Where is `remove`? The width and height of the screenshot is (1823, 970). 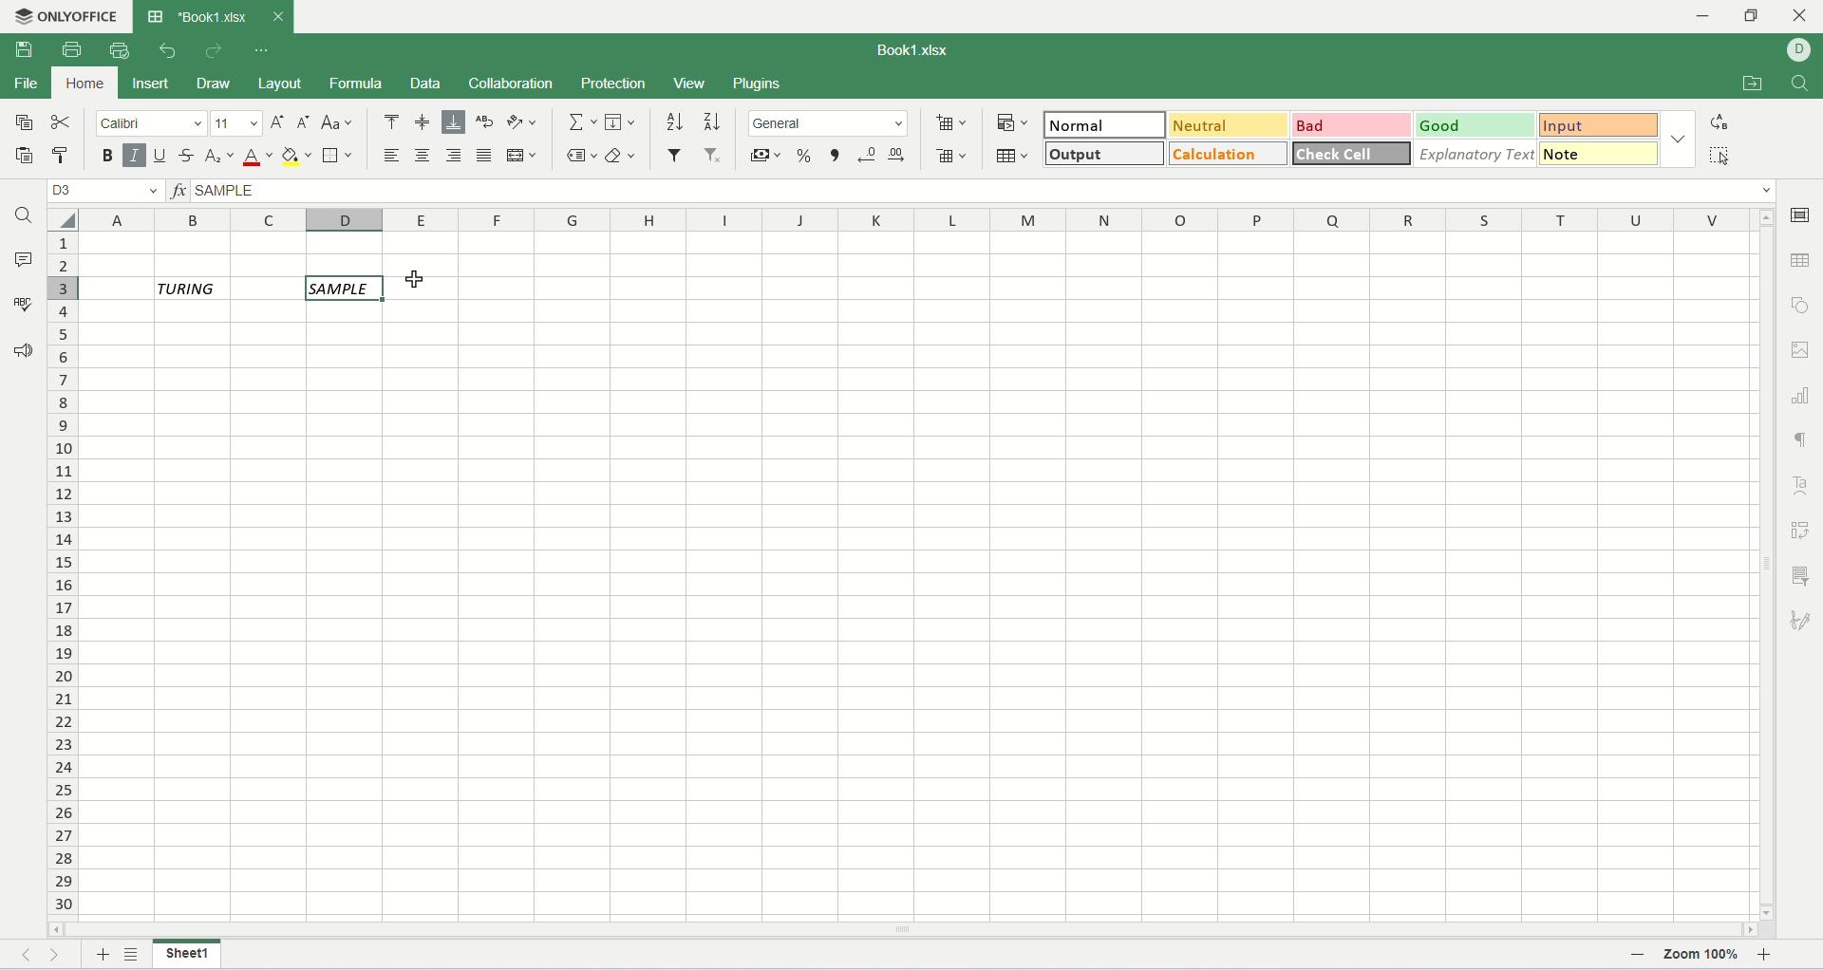
remove is located at coordinates (715, 156).